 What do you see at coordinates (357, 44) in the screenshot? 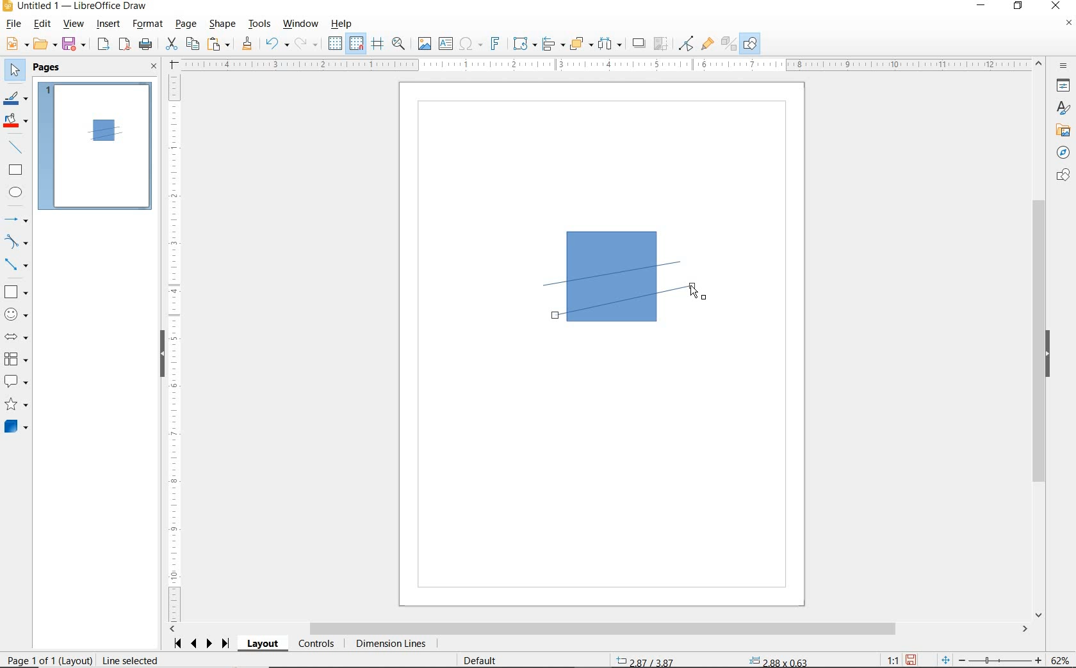
I see `SNAP TO GRID` at bounding box center [357, 44].